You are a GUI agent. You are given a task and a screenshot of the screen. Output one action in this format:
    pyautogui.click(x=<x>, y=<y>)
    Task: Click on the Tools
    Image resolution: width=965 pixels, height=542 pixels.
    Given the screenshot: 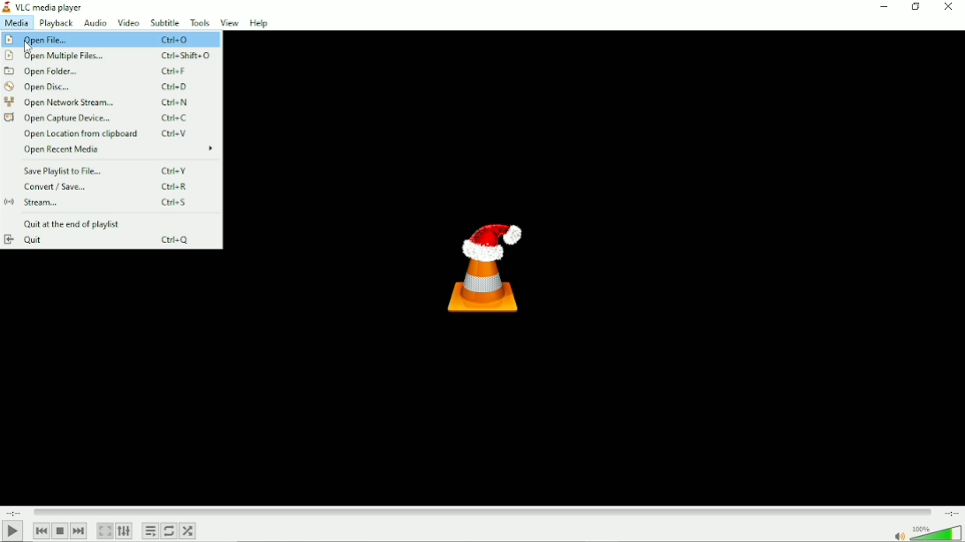 What is the action you would take?
    pyautogui.click(x=201, y=22)
    